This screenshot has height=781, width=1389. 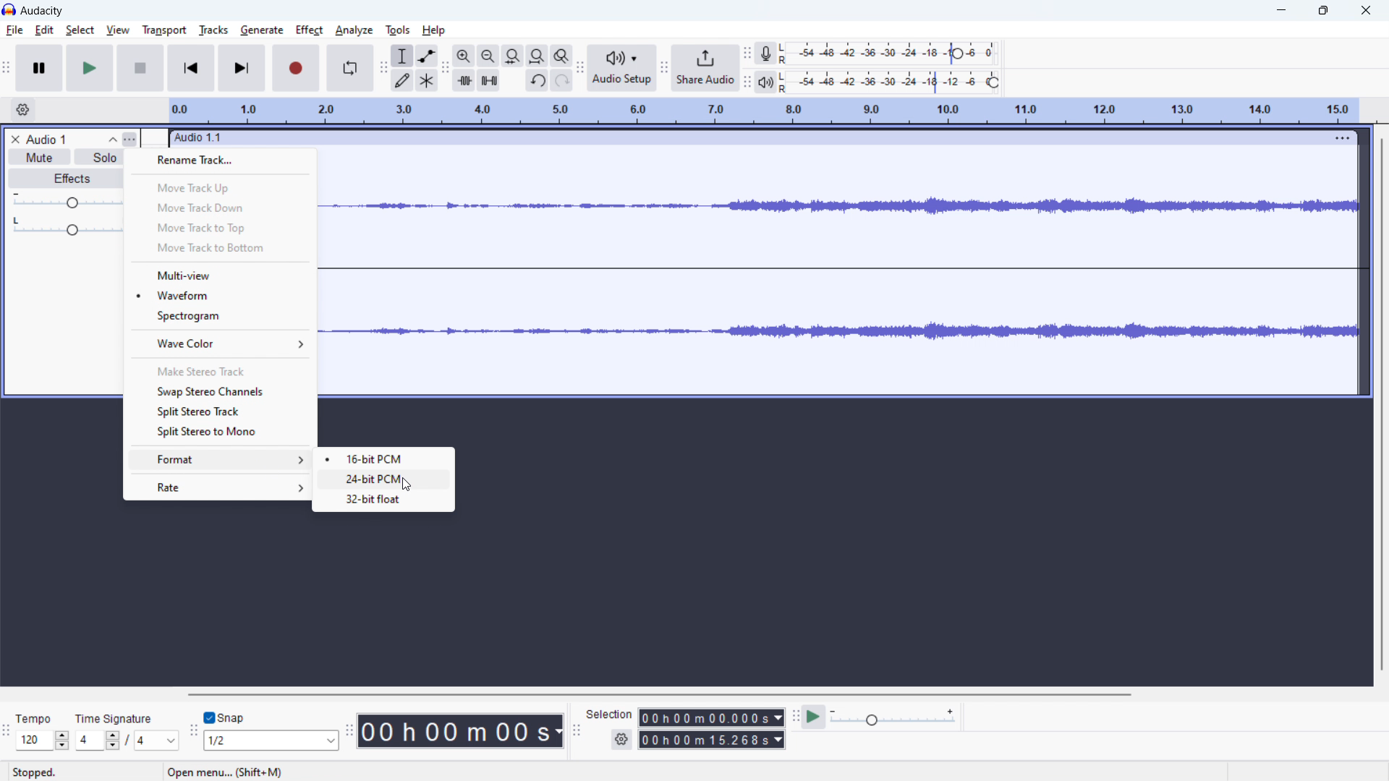 I want to click on toggle snap, so click(x=225, y=718).